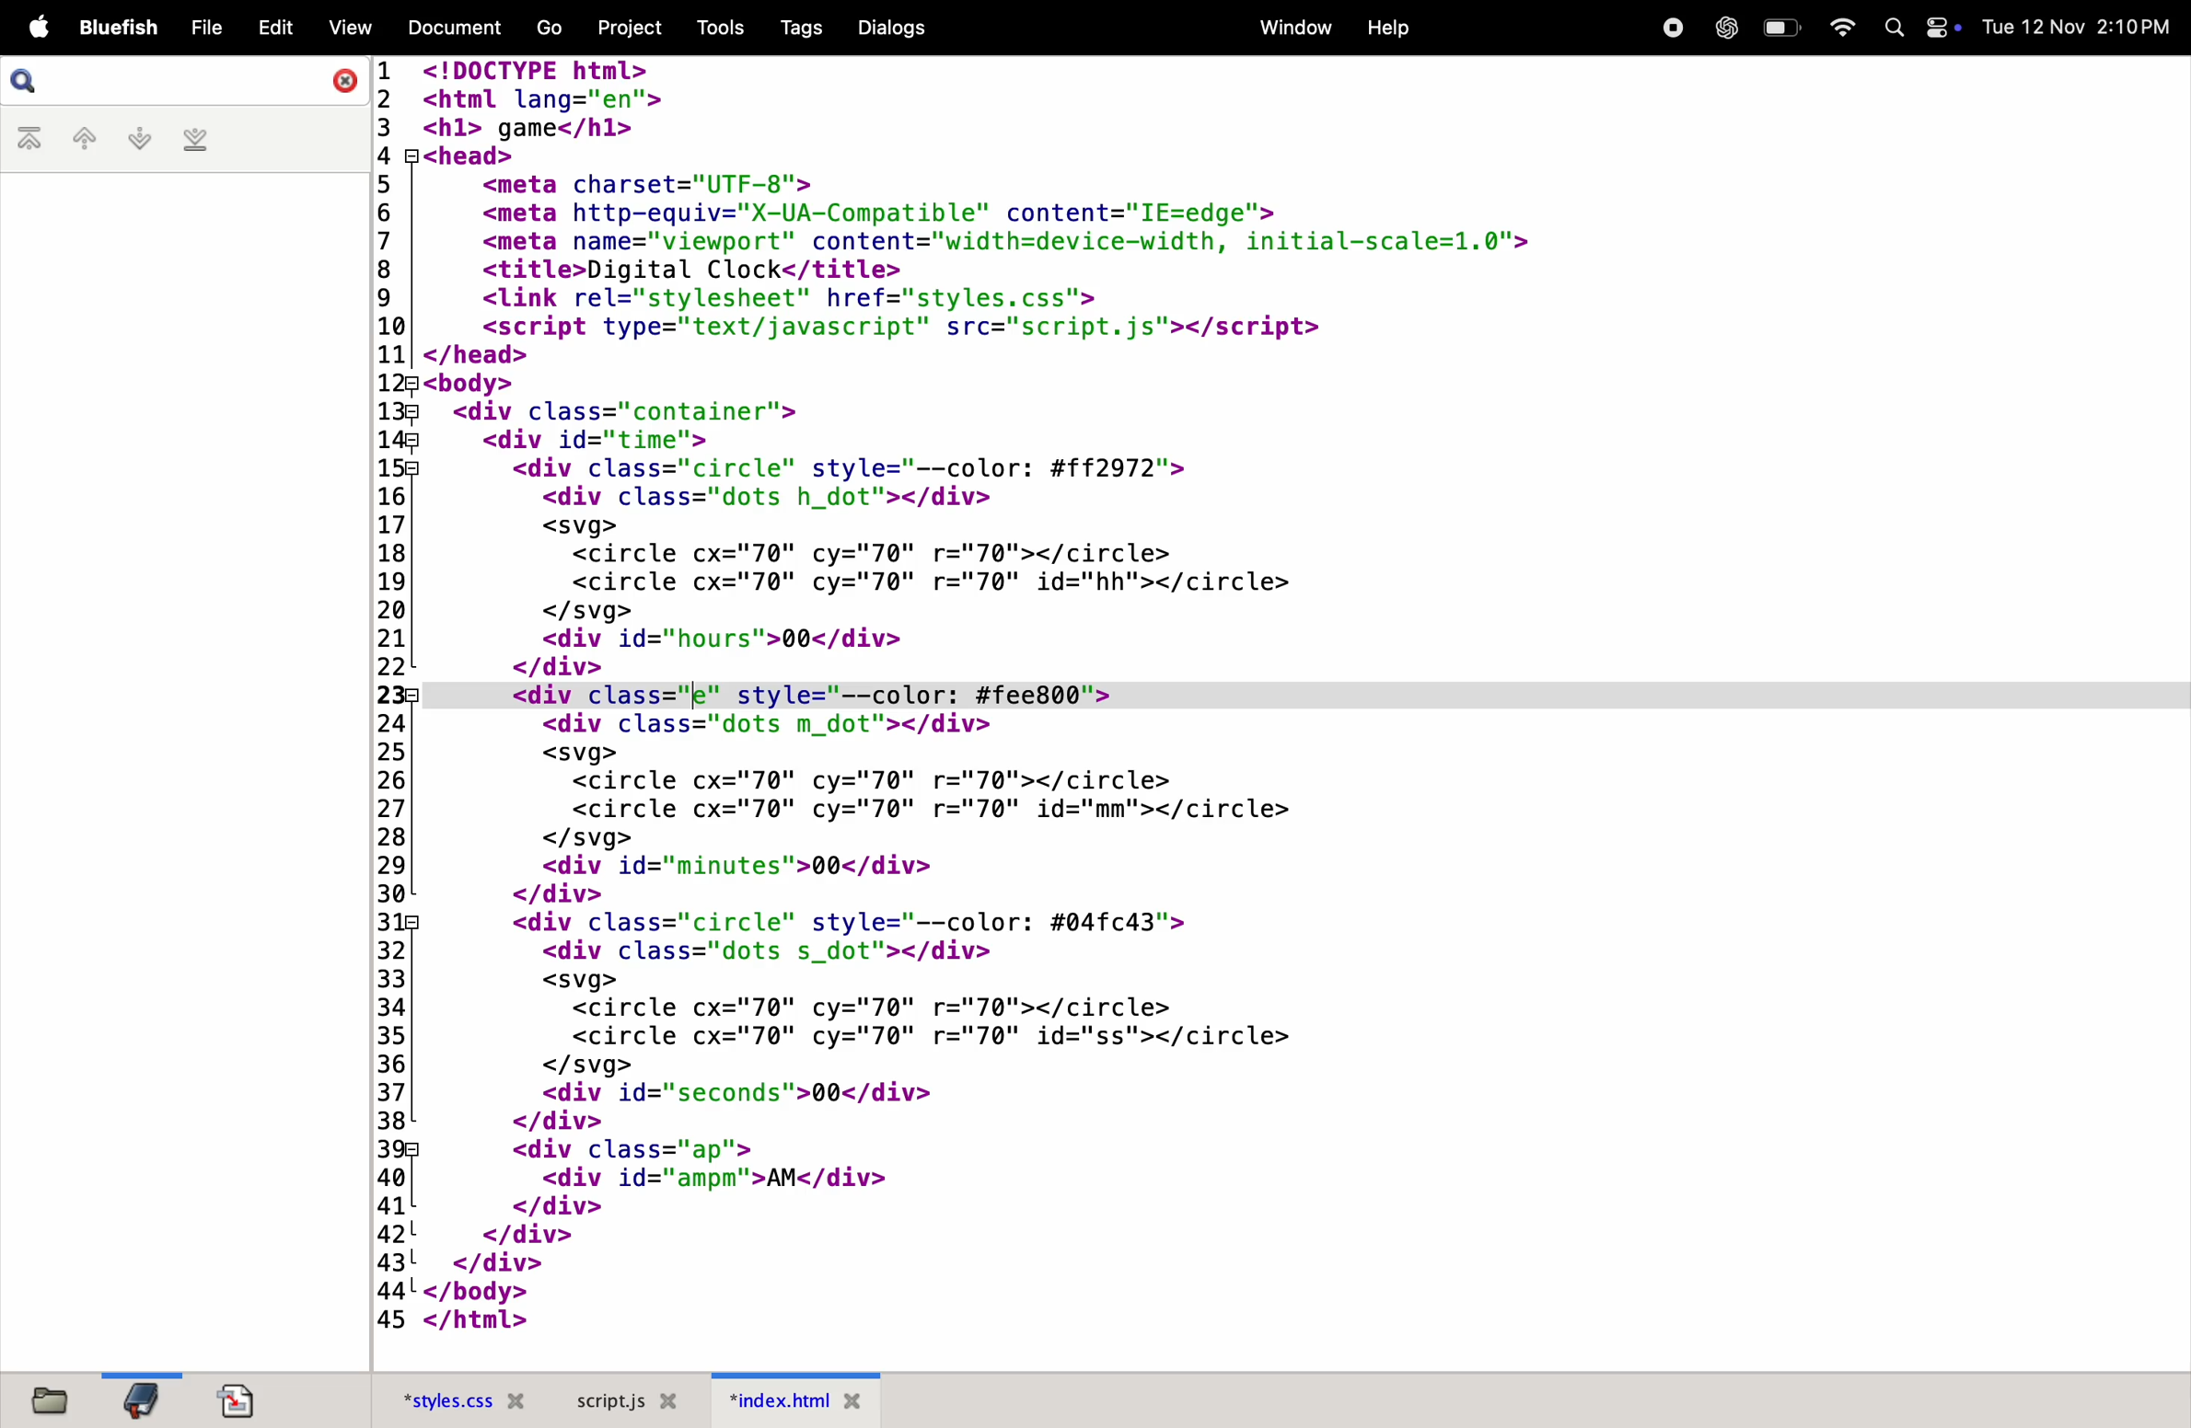 The width and height of the screenshot is (2191, 1428). Describe the element at coordinates (1671, 28) in the screenshot. I see `record` at that location.